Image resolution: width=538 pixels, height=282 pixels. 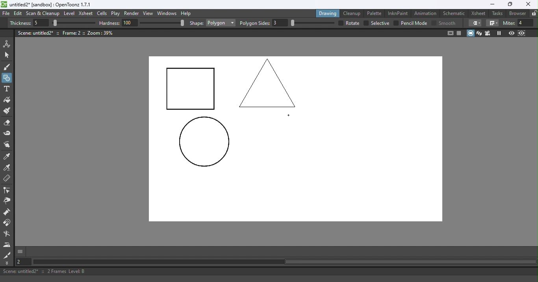 What do you see at coordinates (204, 142) in the screenshot?
I see `circle` at bounding box center [204, 142].